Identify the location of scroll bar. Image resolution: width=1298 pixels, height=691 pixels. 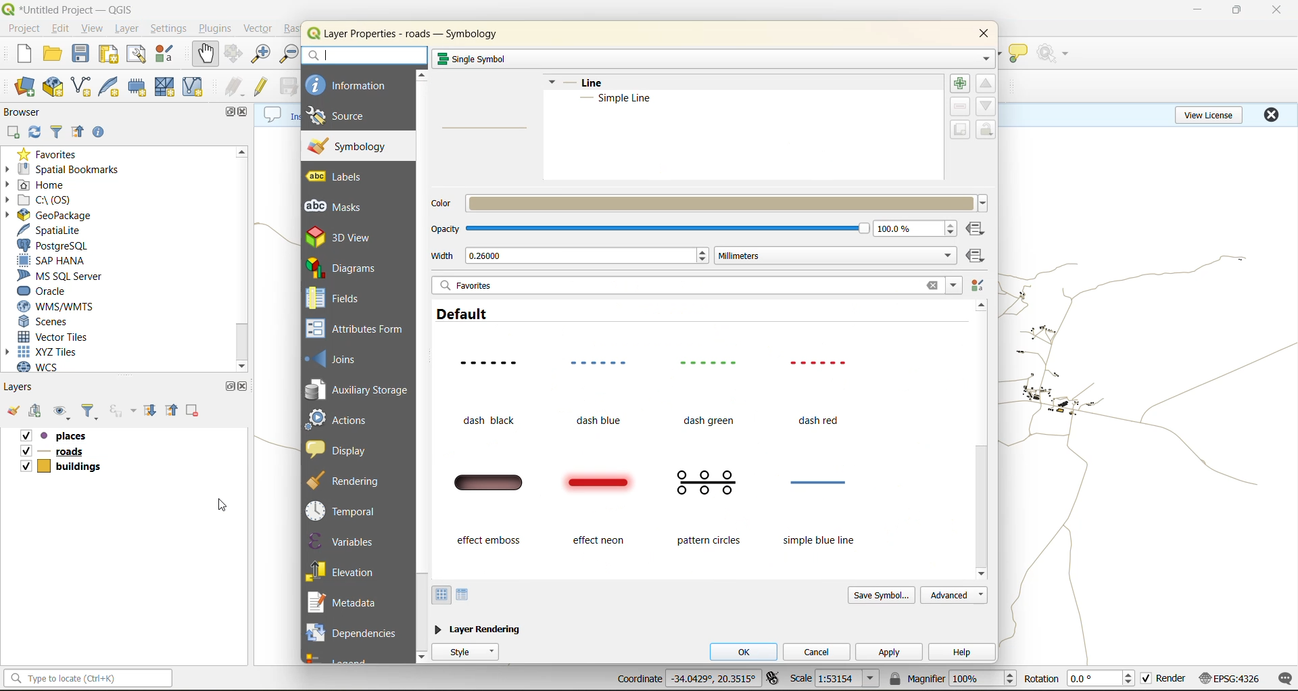
(241, 256).